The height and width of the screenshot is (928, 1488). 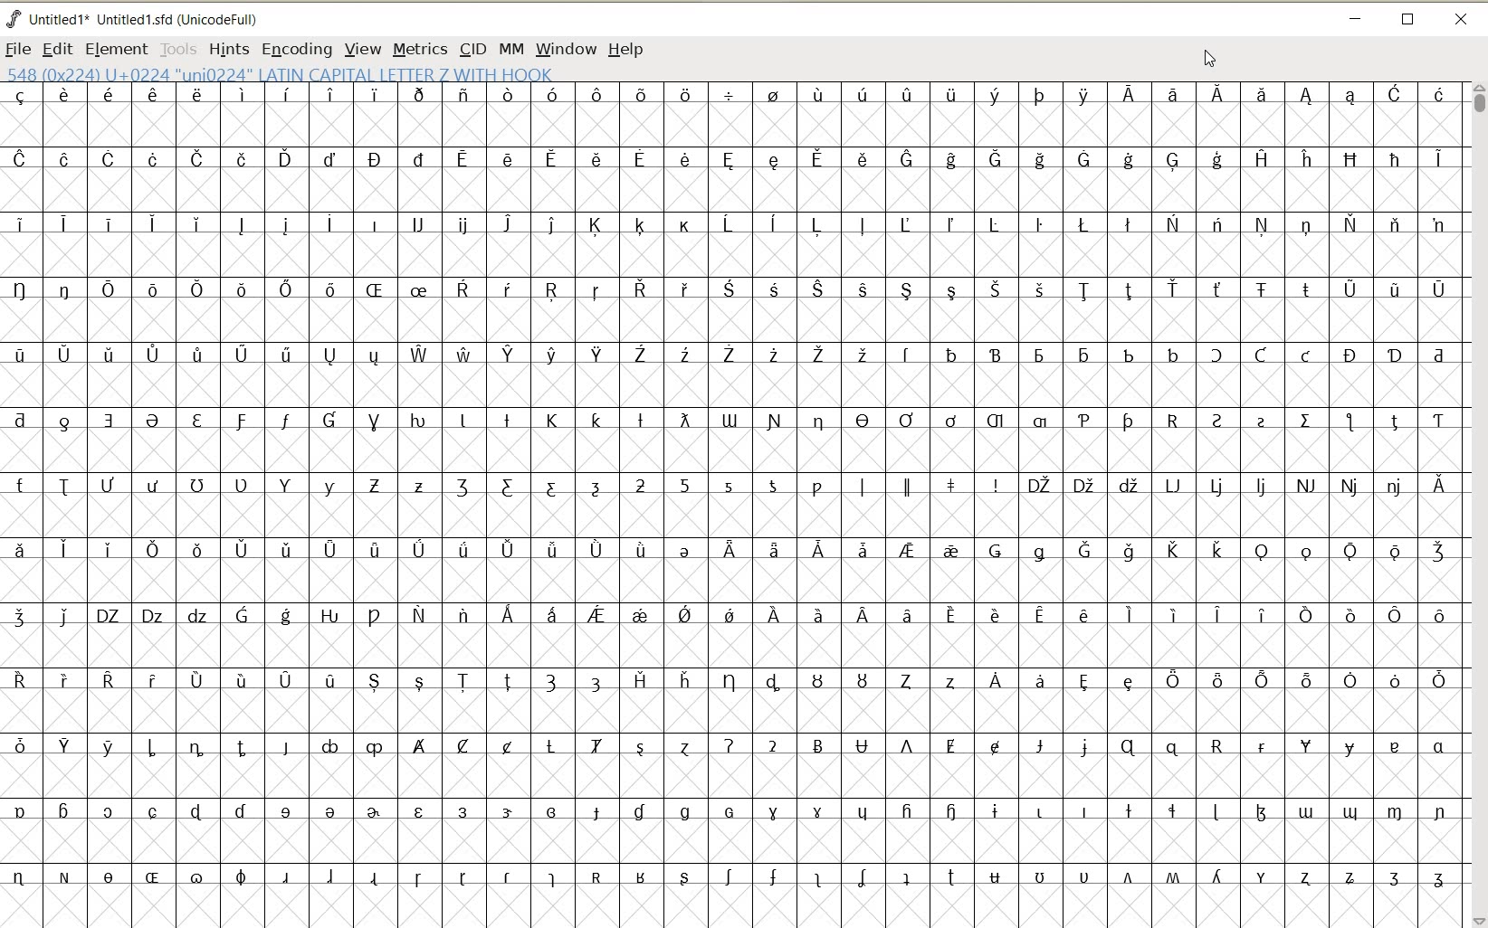 I want to click on RESTORE, so click(x=1408, y=21).